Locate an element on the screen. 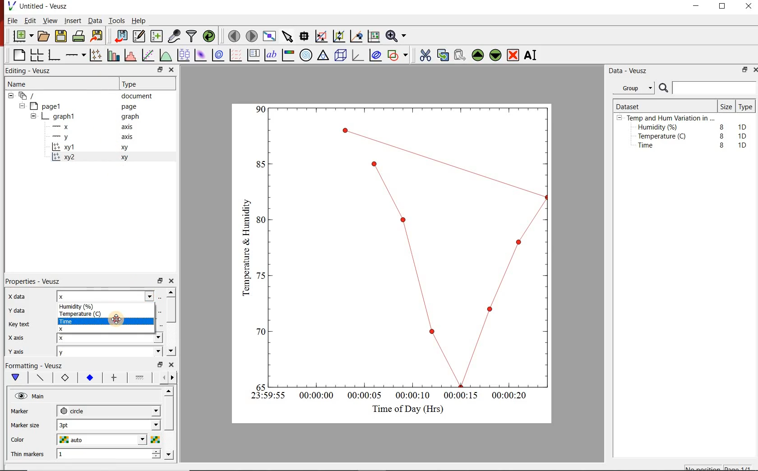 This screenshot has height=471, width=758. move to the previous page is located at coordinates (233, 36).